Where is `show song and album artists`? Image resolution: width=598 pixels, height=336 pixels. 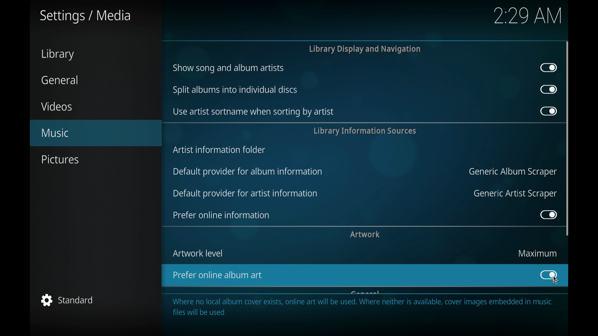
show song and album artists is located at coordinates (228, 69).